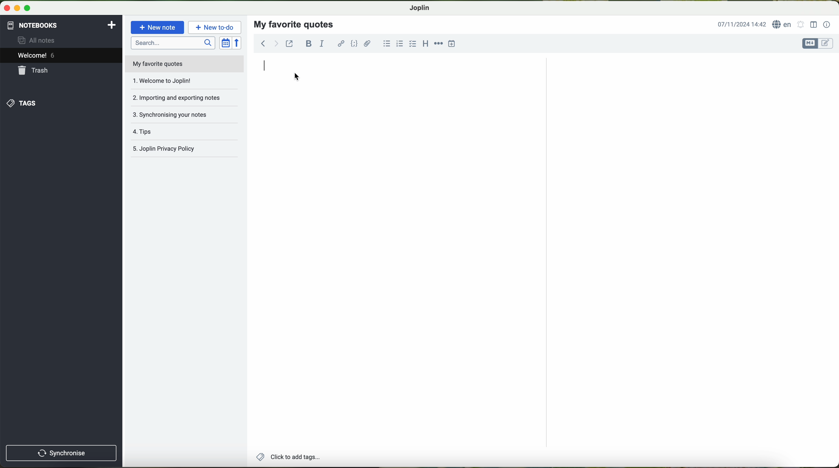 Image resolution: width=839 pixels, height=468 pixels. I want to click on minimize, so click(17, 10).